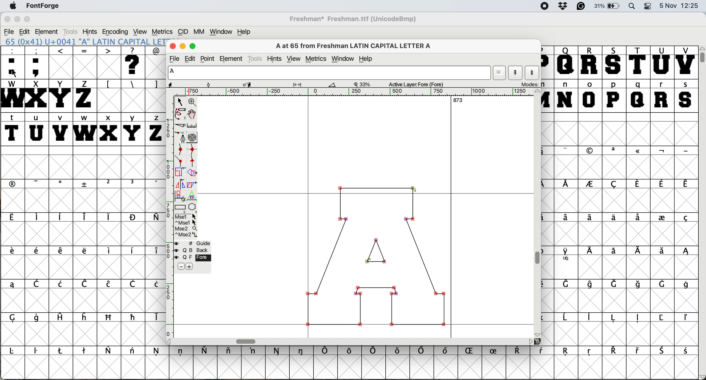  Describe the element at coordinates (562, 6) in the screenshot. I see `dropbox` at that location.